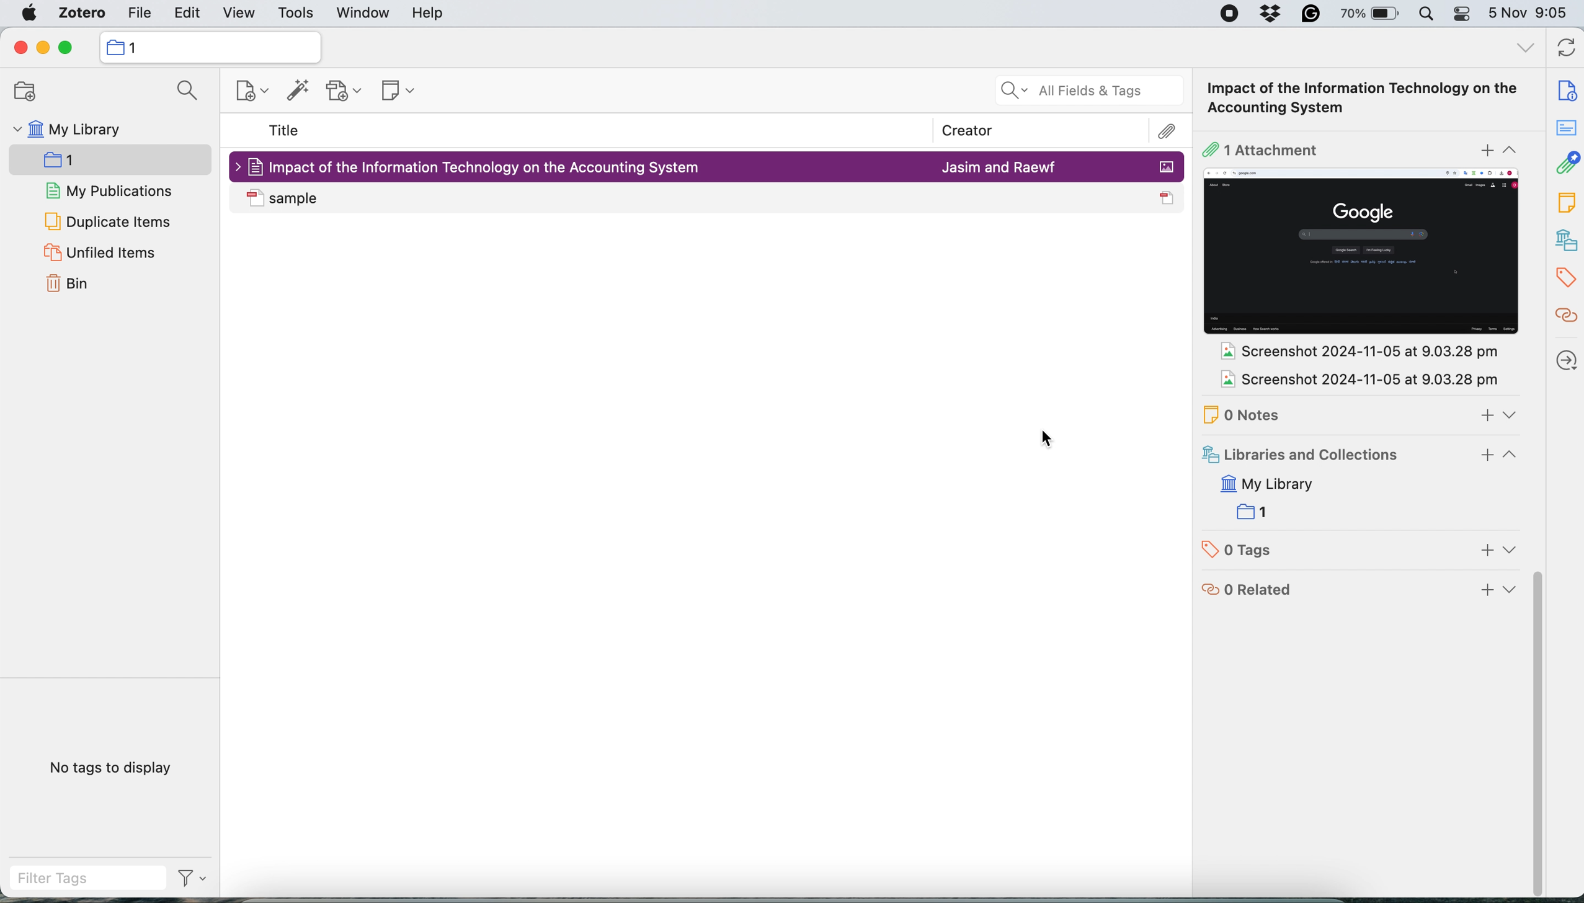 The image size is (1584, 903). What do you see at coordinates (73, 285) in the screenshot?
I see `bin` at bounding box center [73, 285].